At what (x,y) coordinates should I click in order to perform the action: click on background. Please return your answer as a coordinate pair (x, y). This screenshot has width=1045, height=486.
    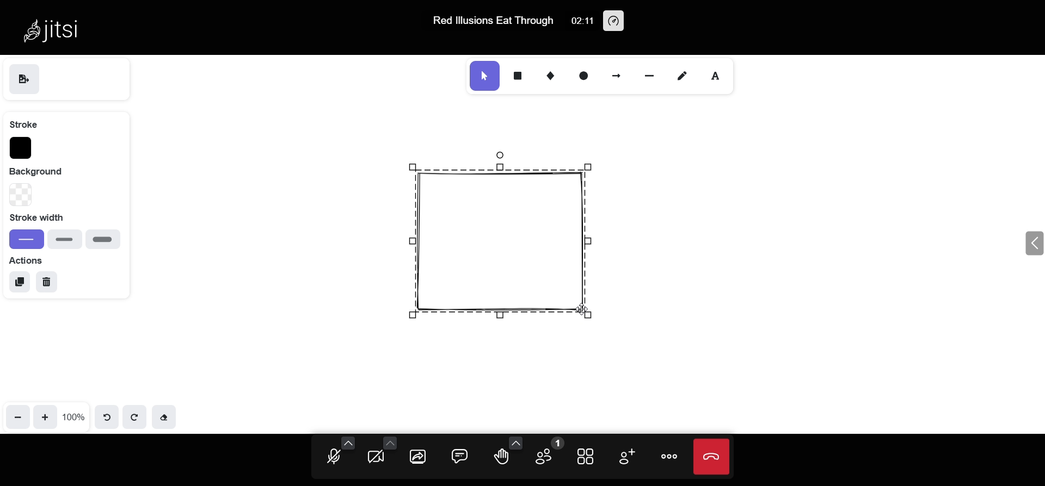
    Looking at the image, I should click on (45, 171).